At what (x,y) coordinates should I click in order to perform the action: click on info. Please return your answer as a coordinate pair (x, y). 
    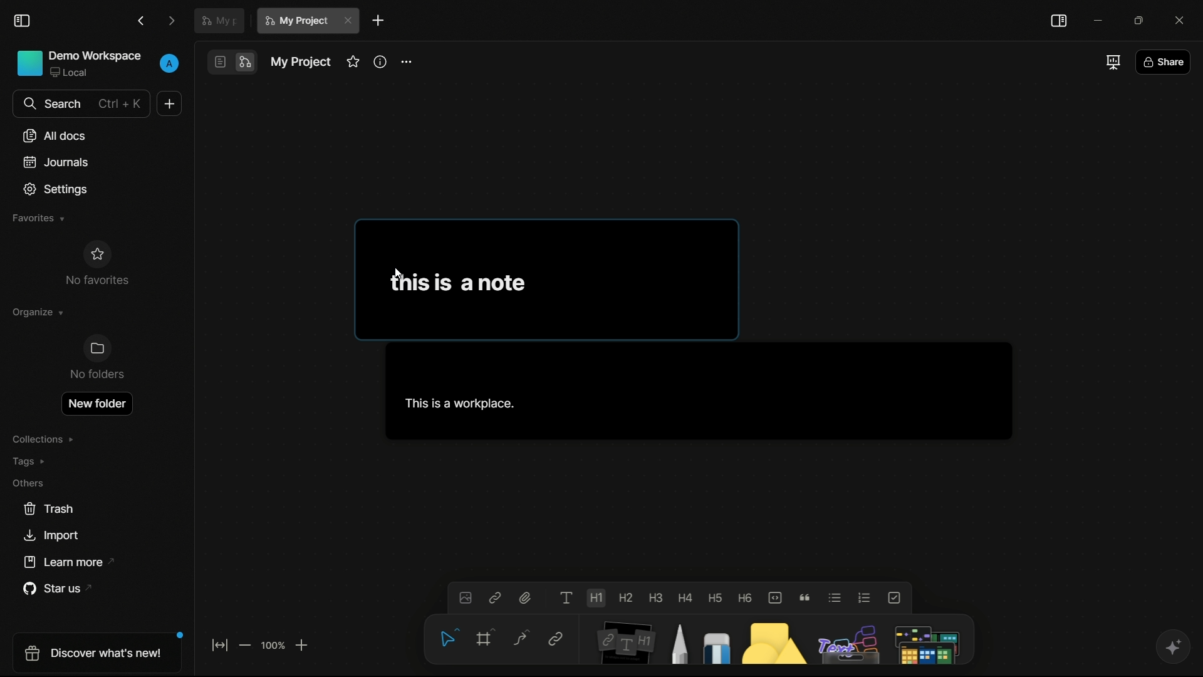
    Looking at the image, I should click on (381, 61).